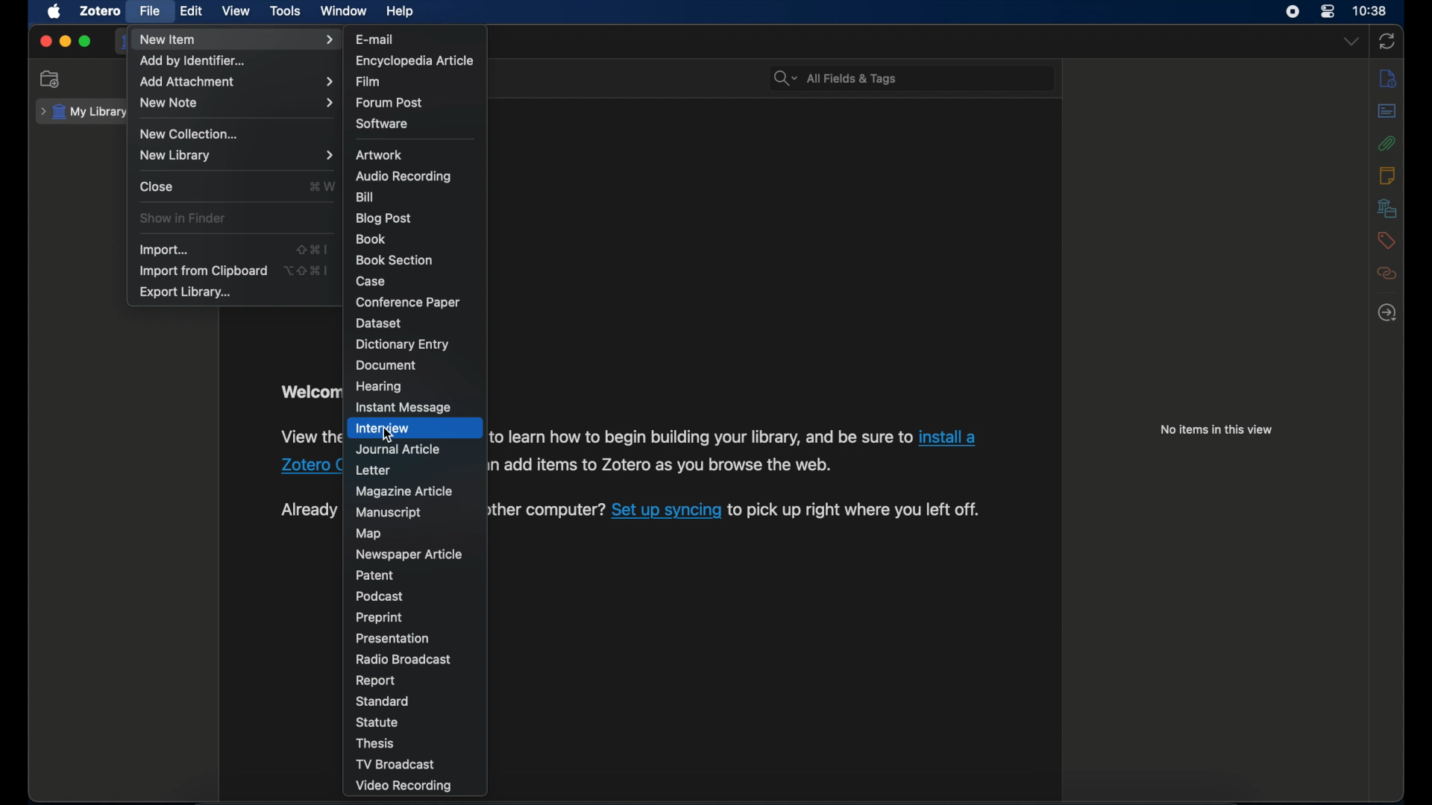 The height and width of the screenshot is (805, 1432). What do you see at coordinates (286, 12) in the screenshot?
I see `tools` at bounding box center [286, 12].